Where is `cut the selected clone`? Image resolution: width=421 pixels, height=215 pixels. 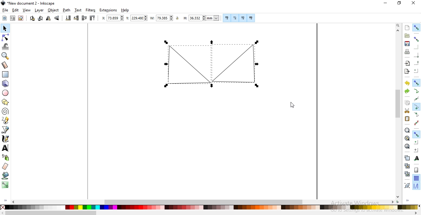 cut the selected clone is located at coordinates (407, 174).